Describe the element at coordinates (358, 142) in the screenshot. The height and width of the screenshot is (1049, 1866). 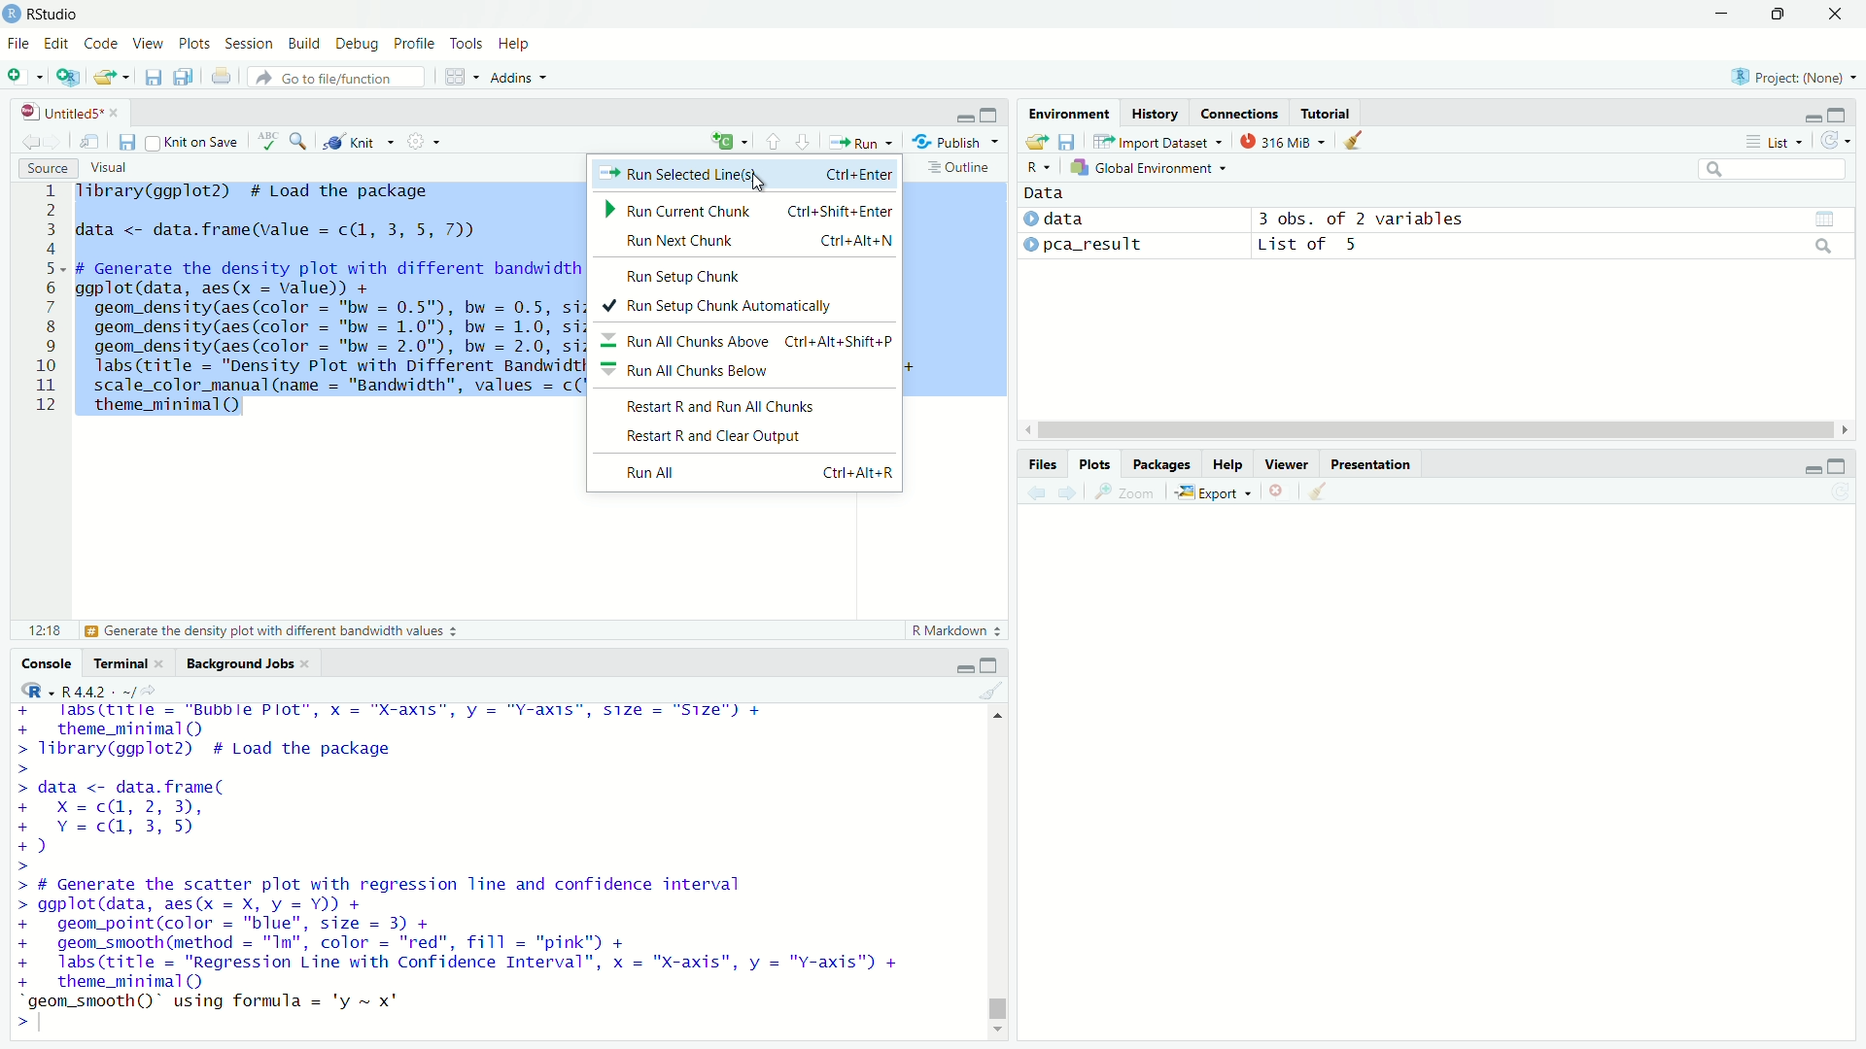
I see `Knit` at that location.